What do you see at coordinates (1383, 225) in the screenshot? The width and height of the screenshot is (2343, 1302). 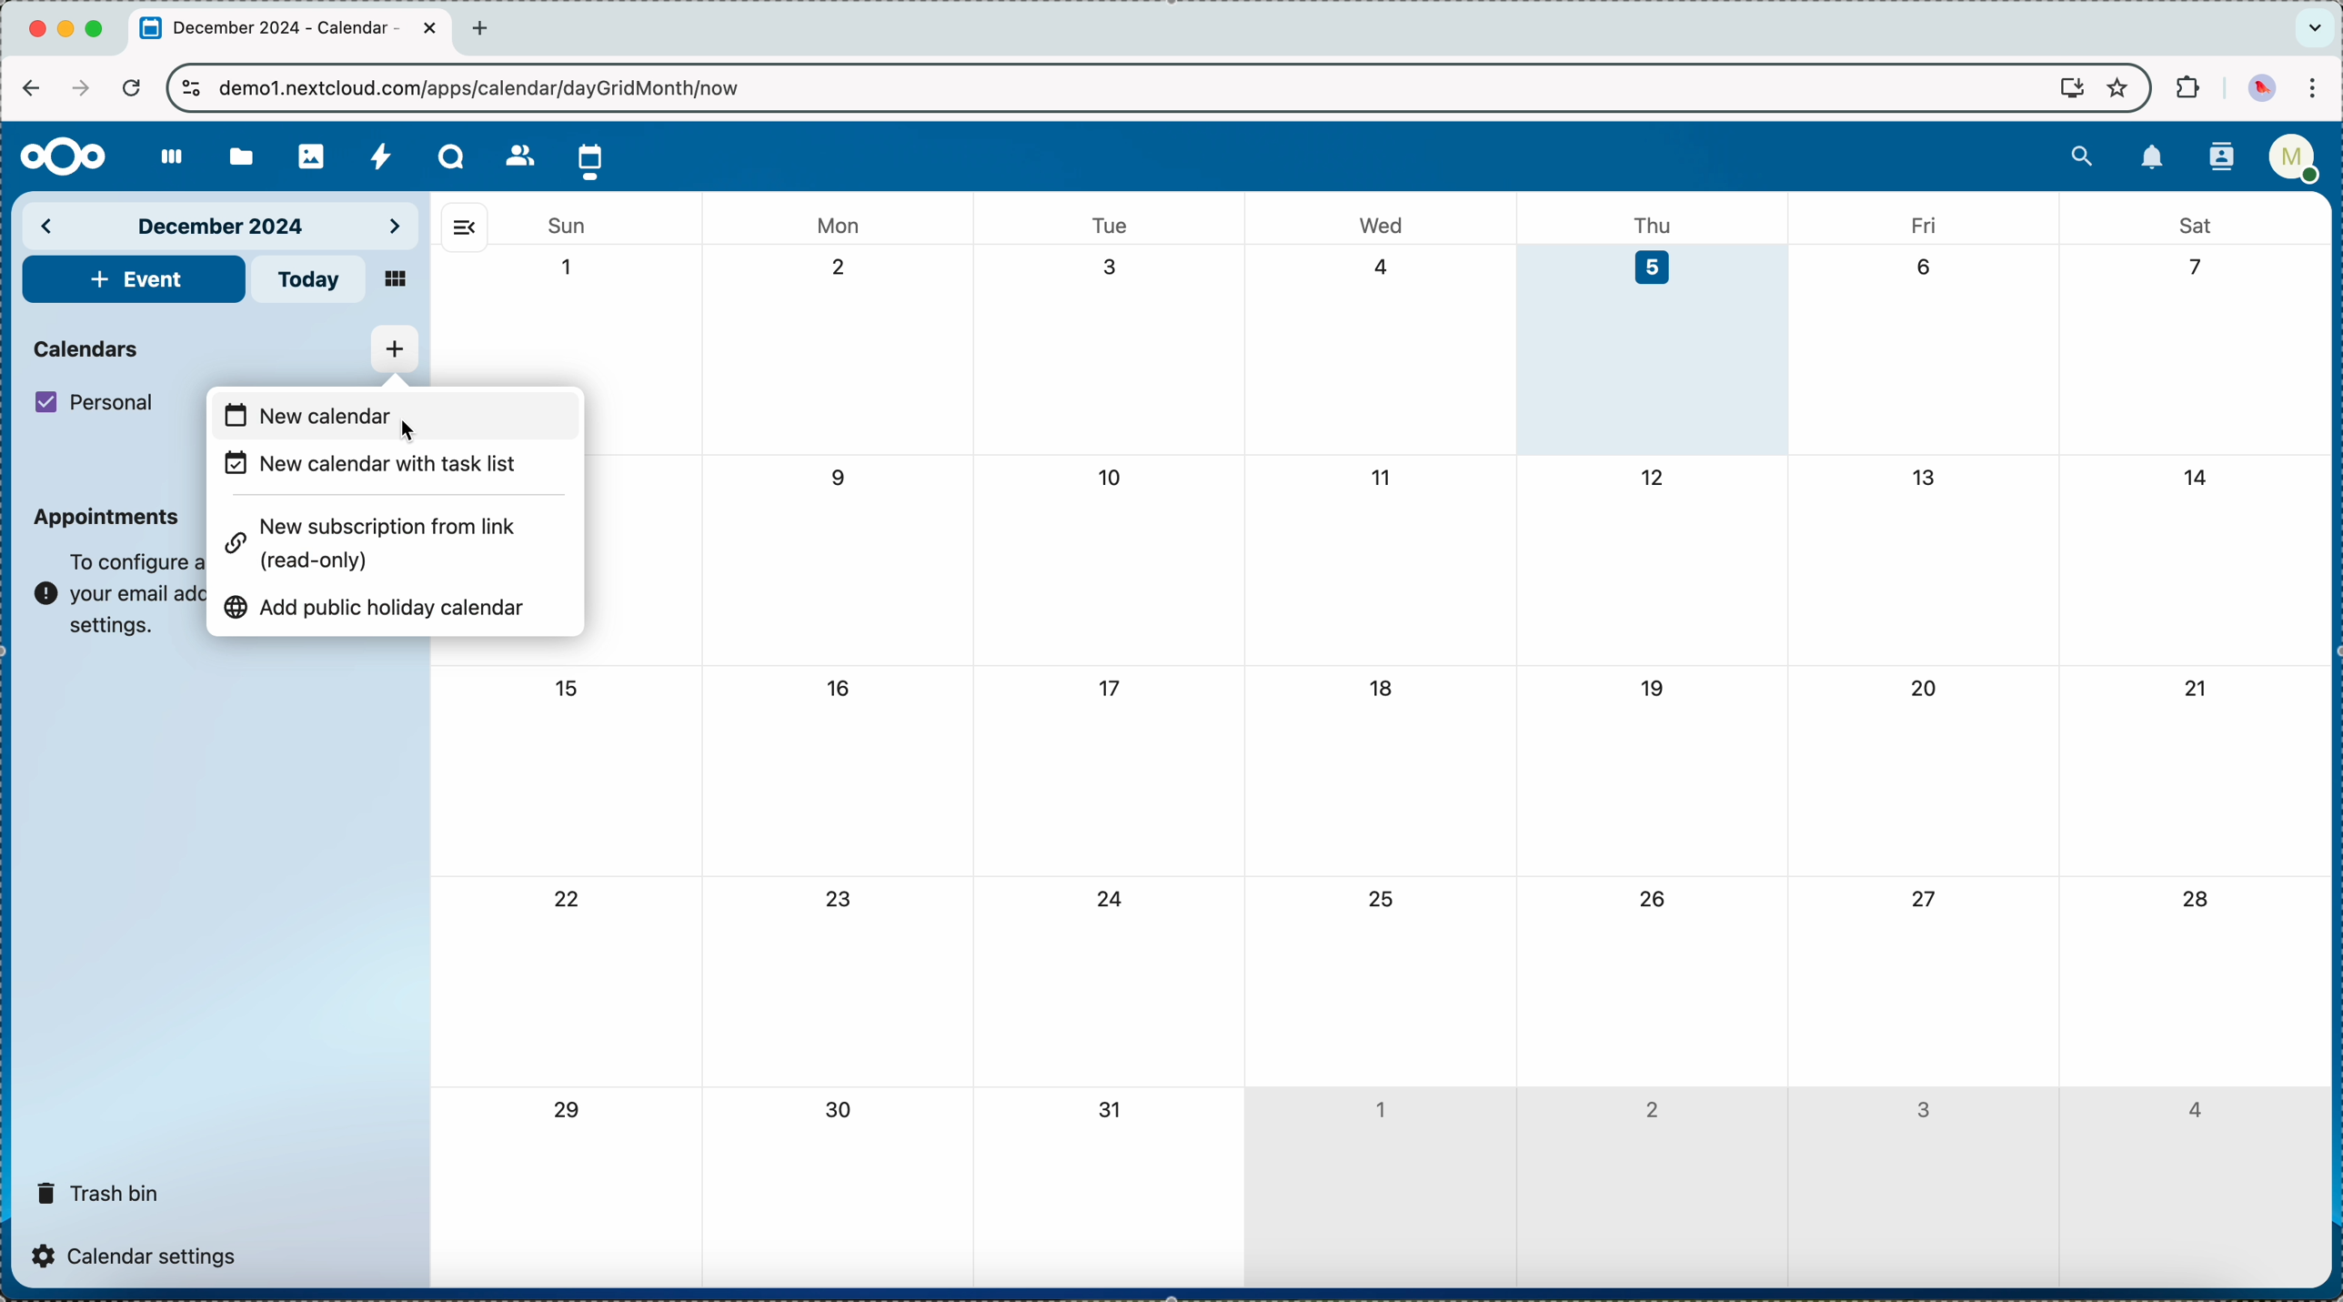 I see `wed` at bounding box center [1383, 225].